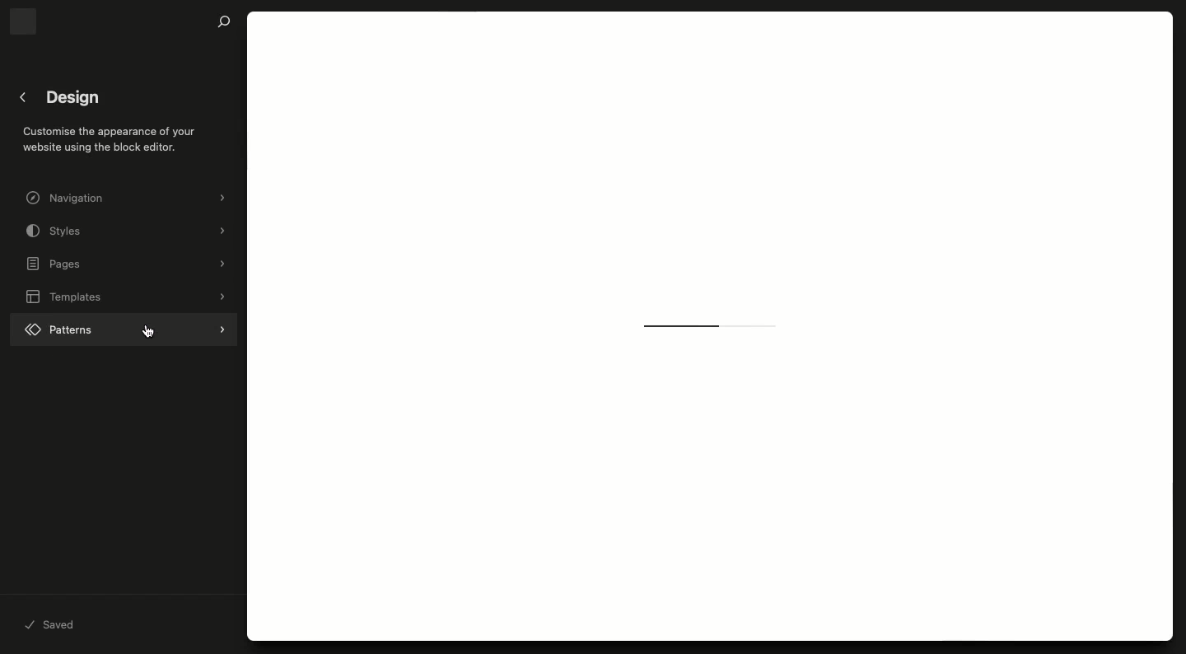  Describe the element at coordinates (74, 98) in the screenshot. I see `Design` at that location.